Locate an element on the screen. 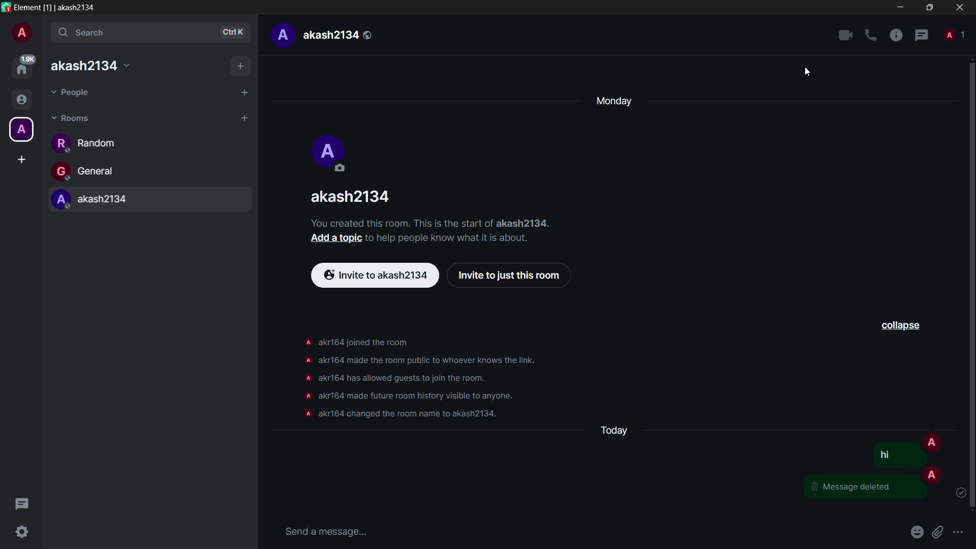 The height and width of the screenshot is (549, 976). Random is located at coordinates (102, 144).